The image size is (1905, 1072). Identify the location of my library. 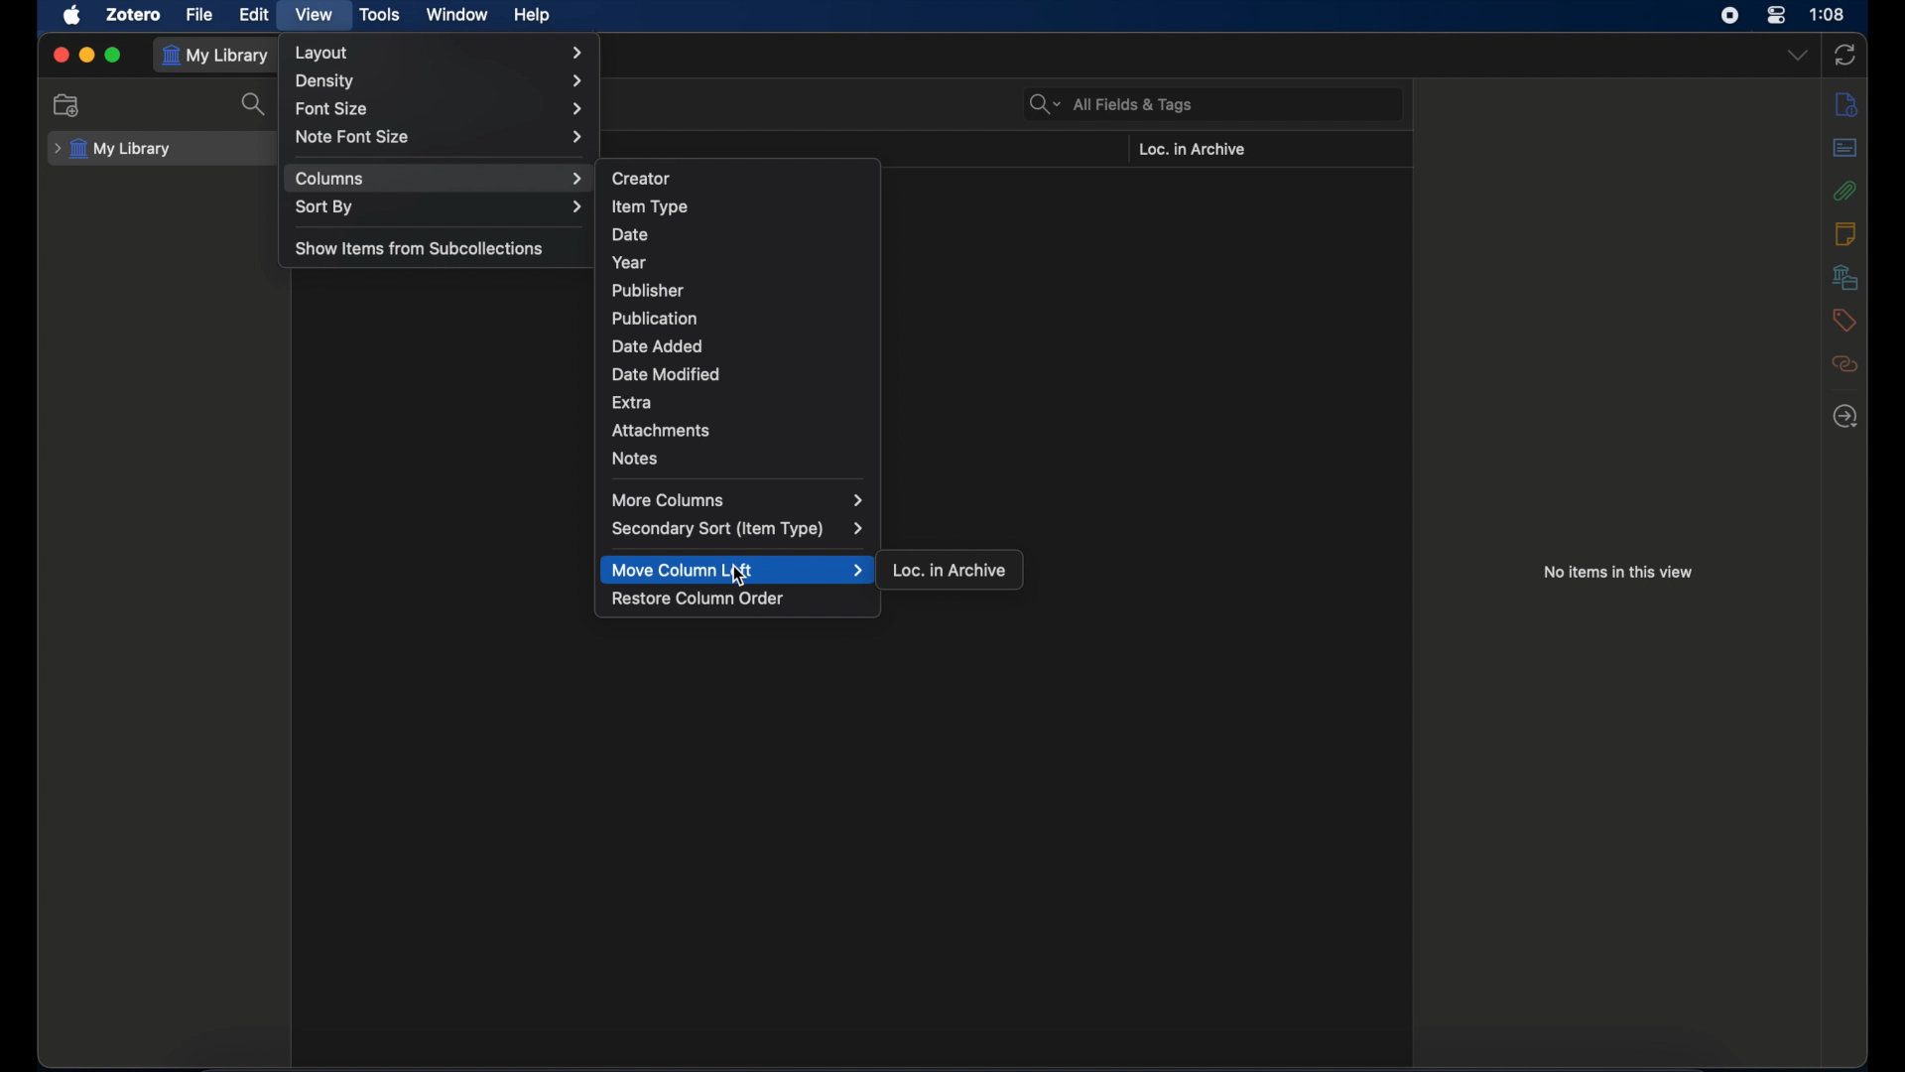
(218, 56).